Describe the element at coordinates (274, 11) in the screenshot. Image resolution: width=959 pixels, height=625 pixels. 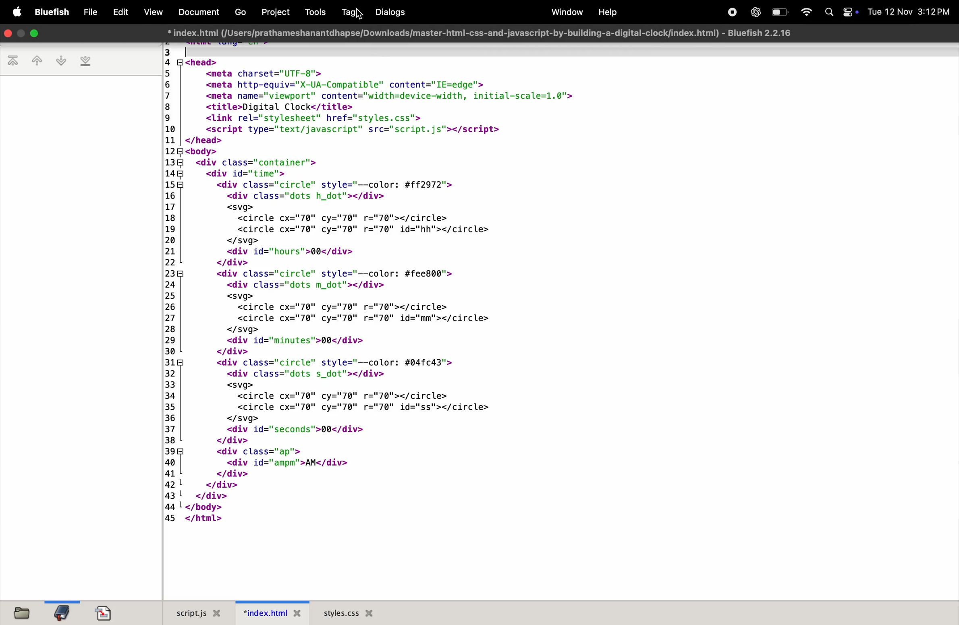
I see `project` at that location.